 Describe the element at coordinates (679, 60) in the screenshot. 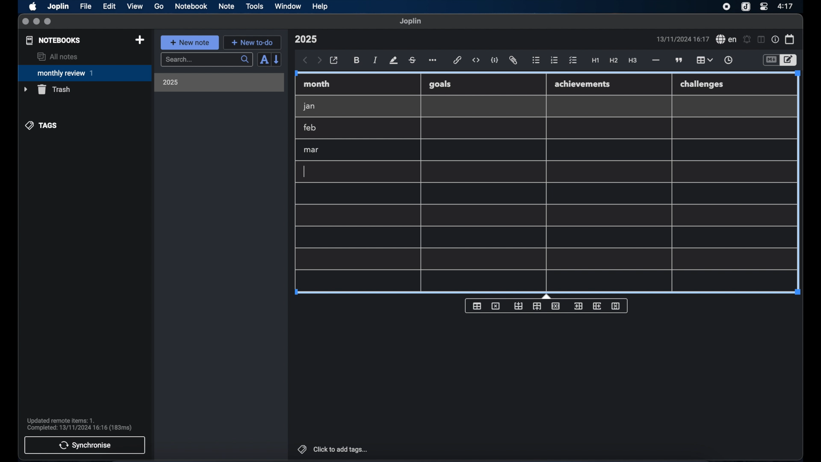

I see `block quotes` at that location.